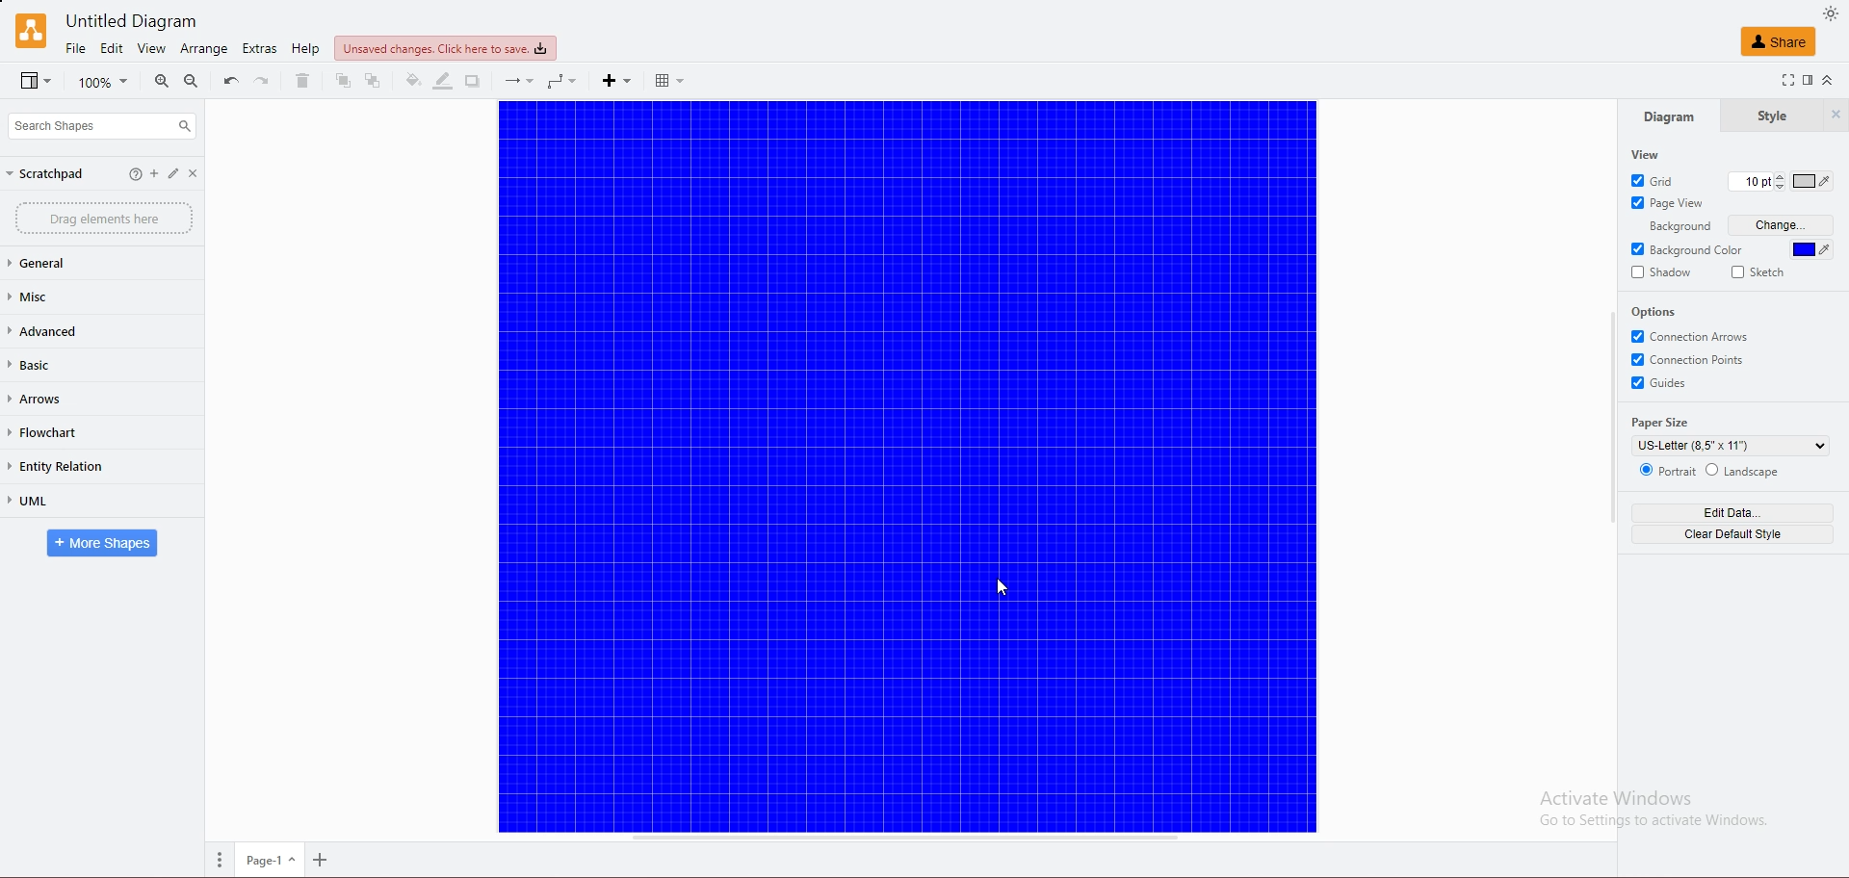 The height and width of the screenshot is (878, 1849). What do you see at coordinates (261, 48) in the screenshot?
I see `extras` at bounding box center [261, 48].